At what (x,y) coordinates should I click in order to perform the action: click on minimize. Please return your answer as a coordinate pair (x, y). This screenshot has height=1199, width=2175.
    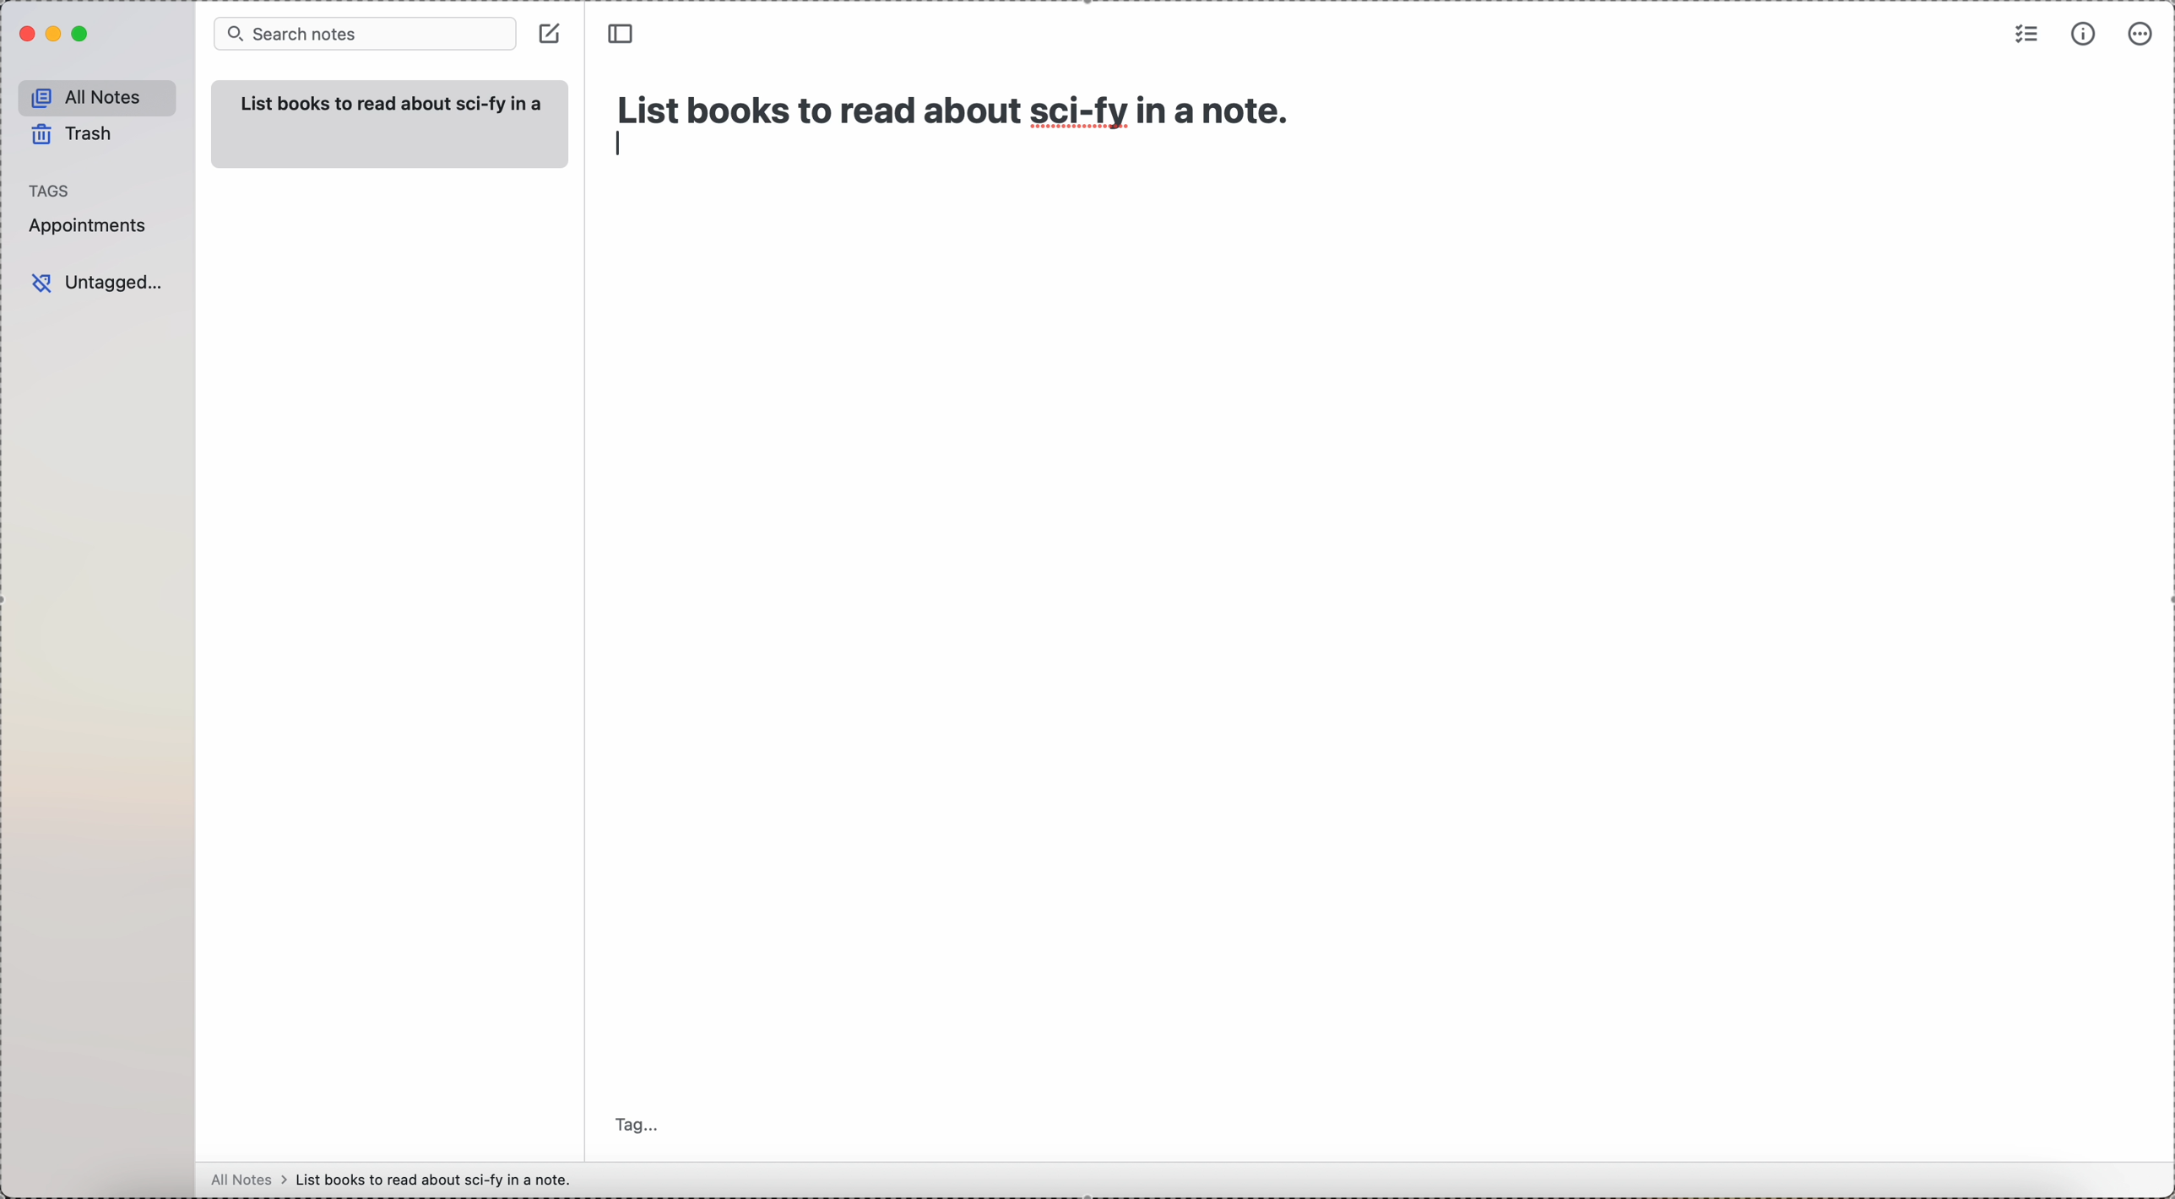
    Looking at the image, I should click on (51, 34).